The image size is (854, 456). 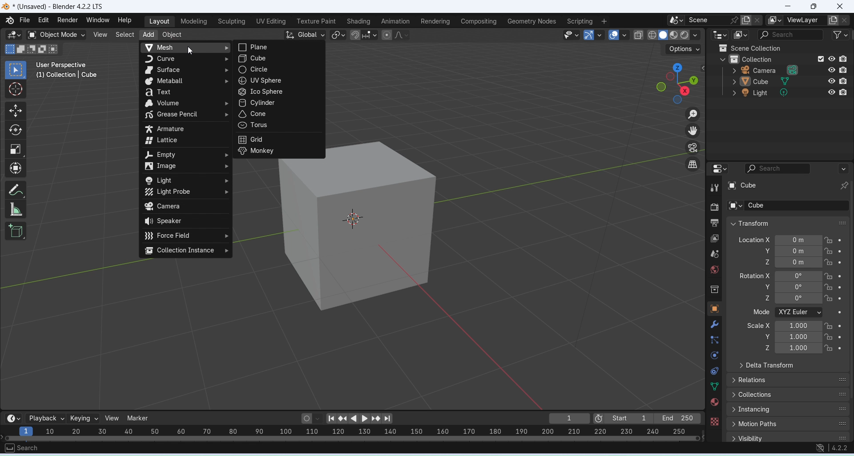 What do you see at coordinates (749, 224) in the screenshot?
I see `Transform` at bounding box center [749, 224].